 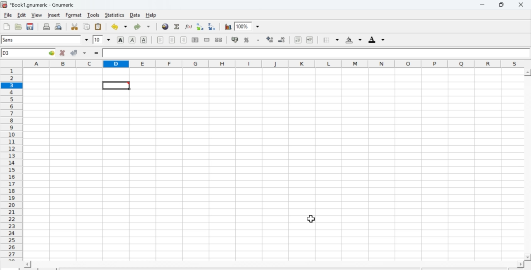 What do you see at coordinates (37, 14) in the screenshot?
I see `View` at bounding box center [37, 14].